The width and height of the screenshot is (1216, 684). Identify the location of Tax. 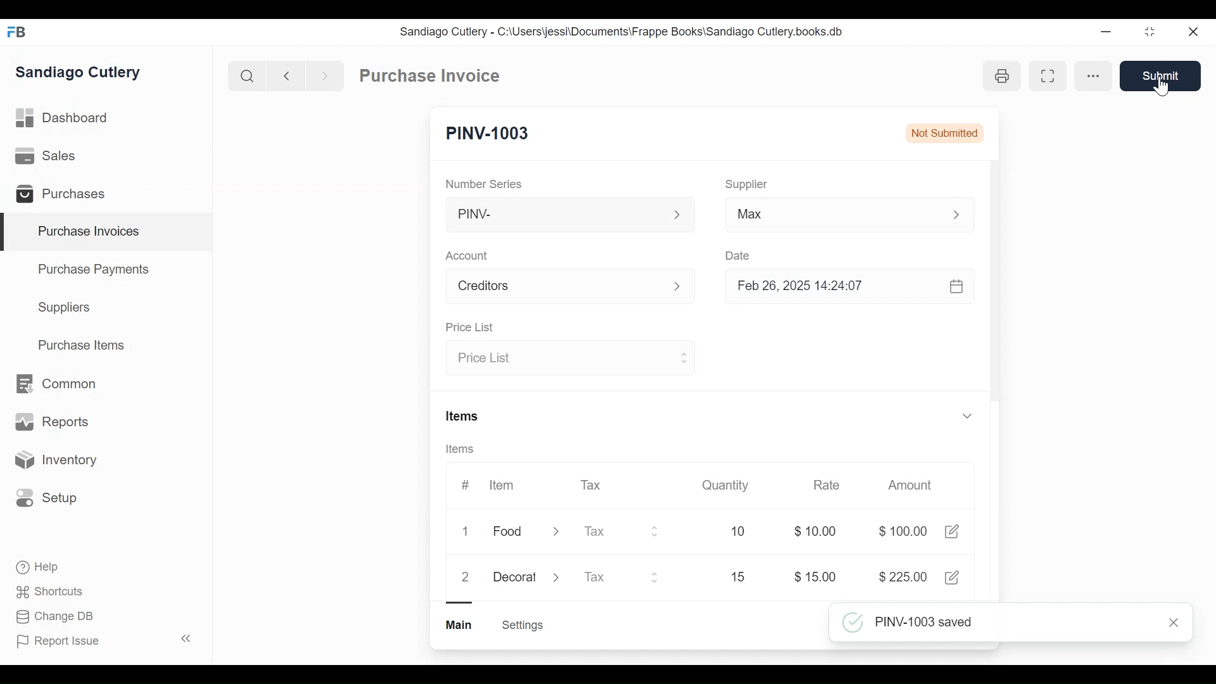
(593, 484).